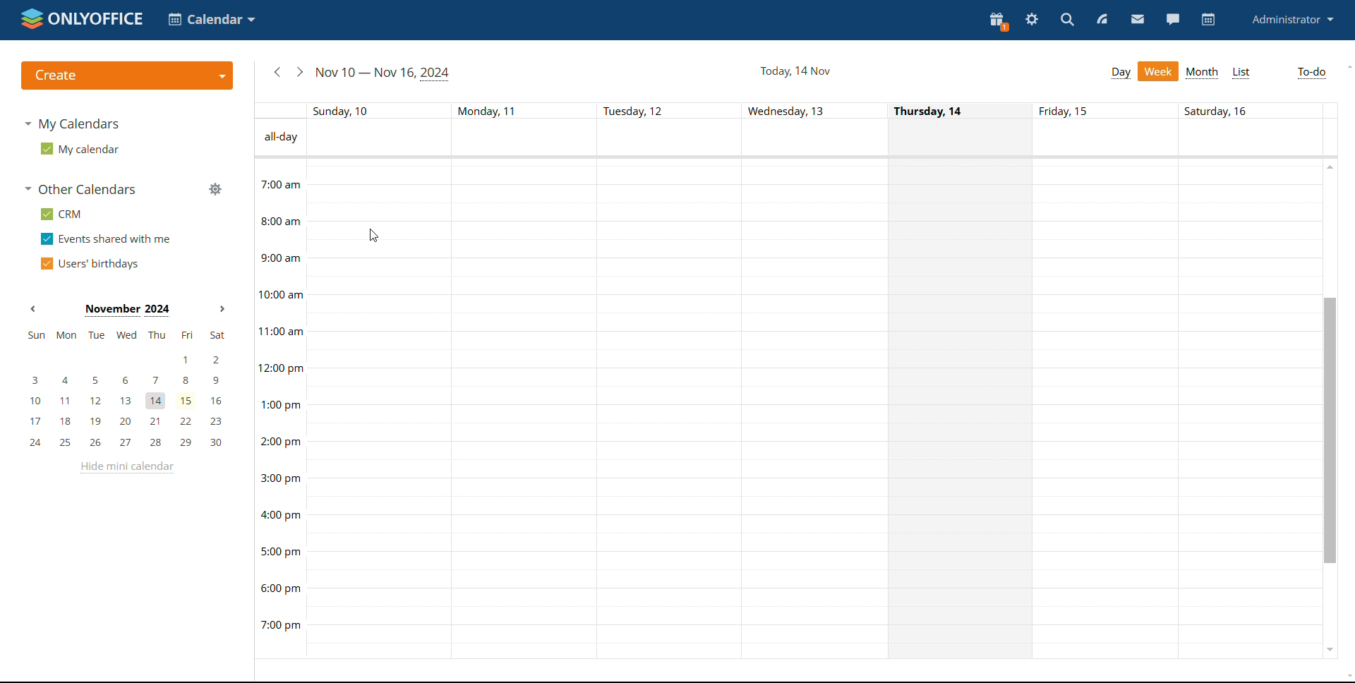 Image resolution: width=1355 pixels, height=683 pixels. Describe the element at coordinates (1172, 18) in the screenshot. I see `chat` at that location.